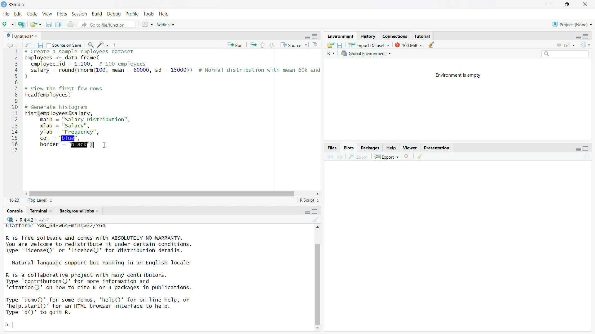  Describe the element at coordinates (7, 14) in the screenshot. I see `File` at that location.